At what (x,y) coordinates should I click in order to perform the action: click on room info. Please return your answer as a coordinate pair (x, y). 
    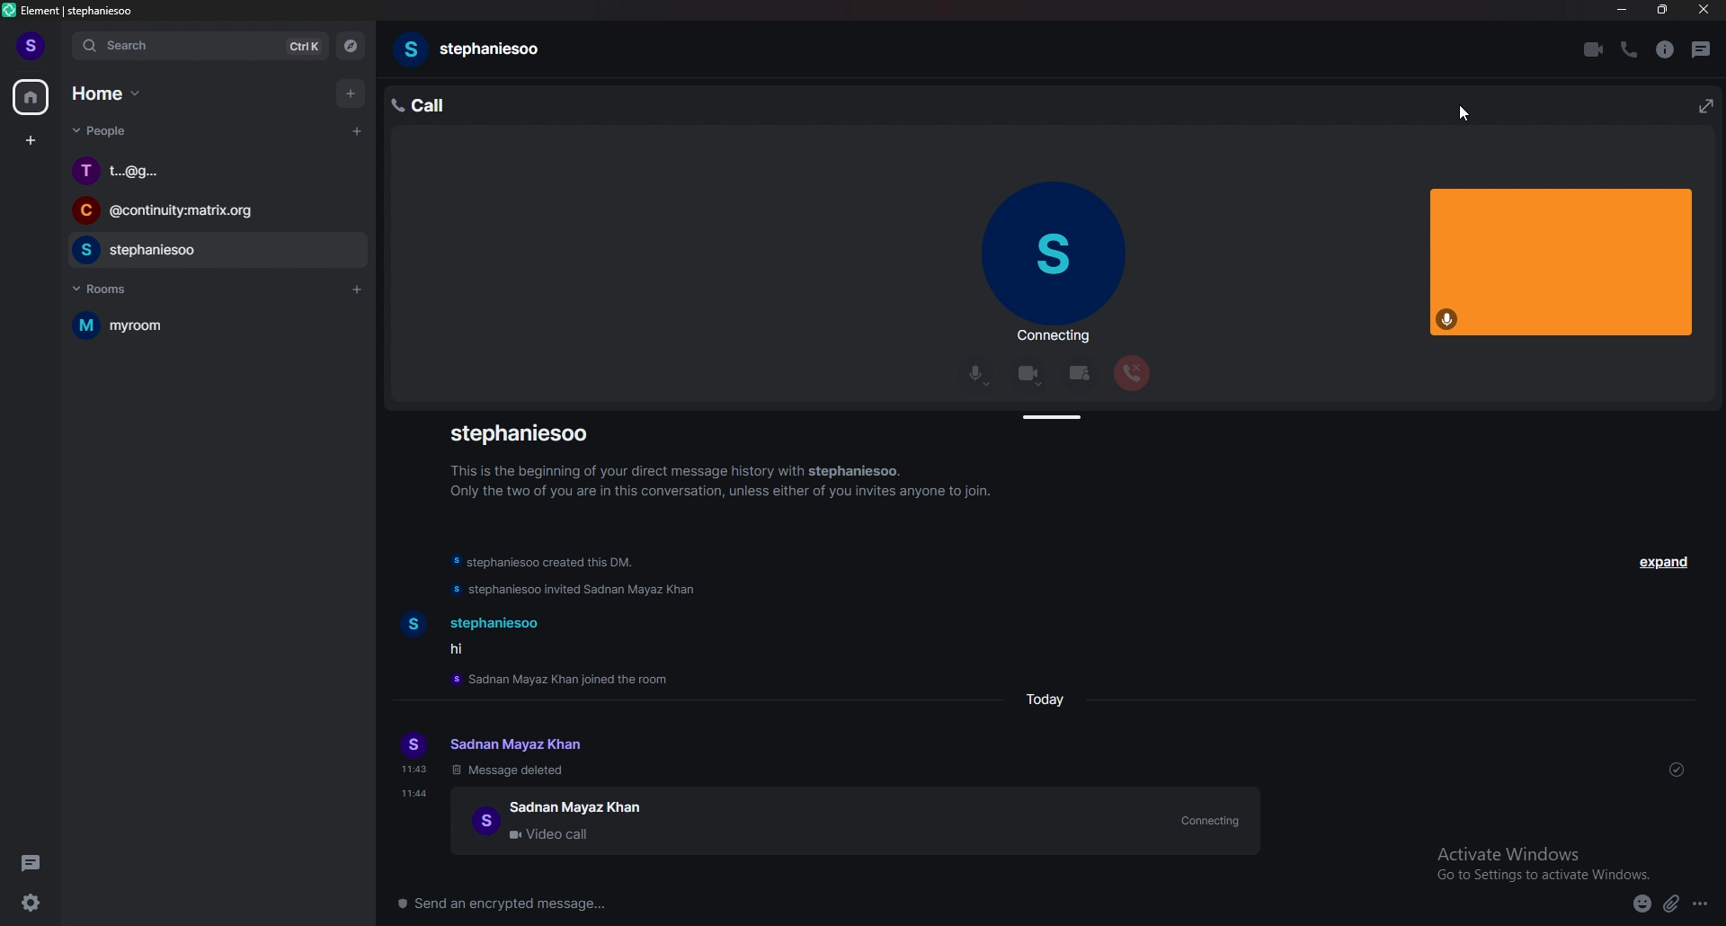
    Looking at the image, I should click on (1665, 49).